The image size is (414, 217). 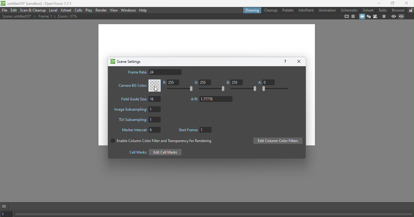 I want to click on Render, so click(x=102, y=10).